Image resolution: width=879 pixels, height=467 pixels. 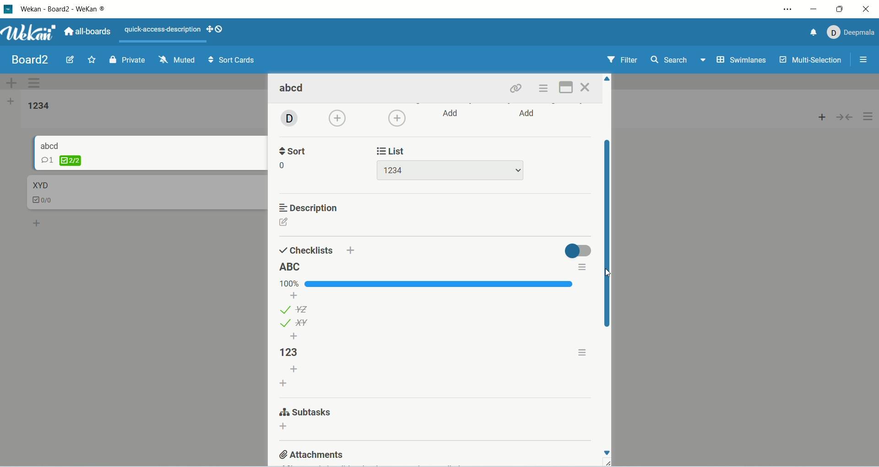 I want to click on muted, so click(x=178, y=59).